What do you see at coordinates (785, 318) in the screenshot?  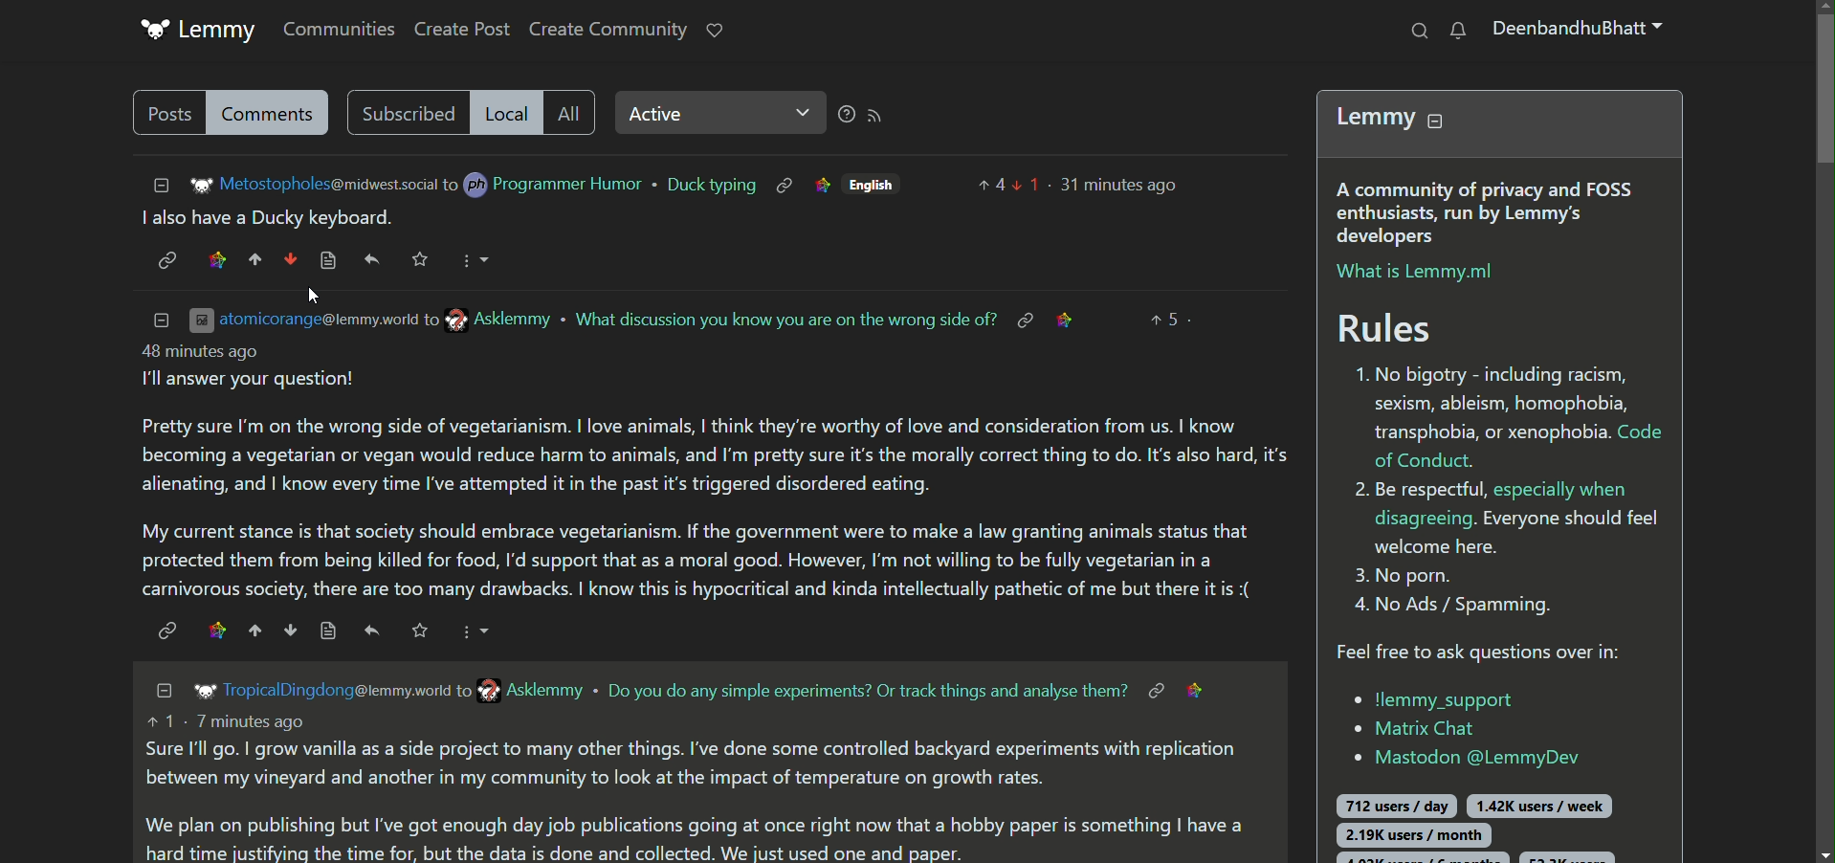 I see `text` at bounding box center [785, 318].